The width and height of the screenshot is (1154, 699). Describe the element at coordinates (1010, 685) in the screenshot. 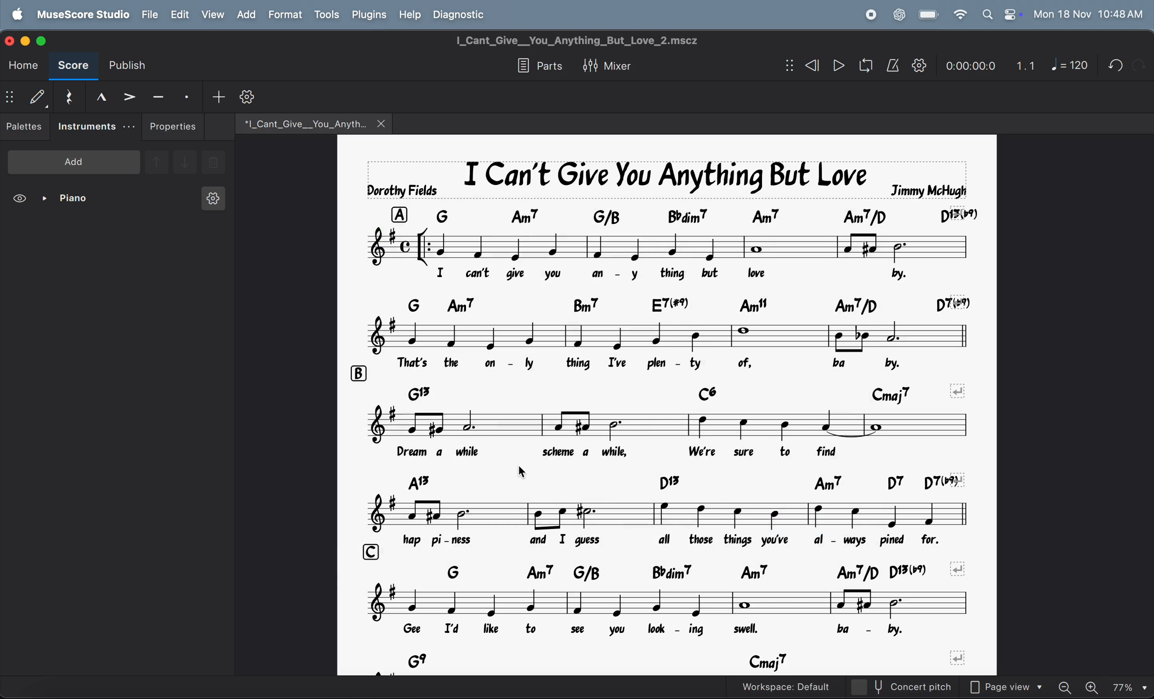

I see `page view` at that location.